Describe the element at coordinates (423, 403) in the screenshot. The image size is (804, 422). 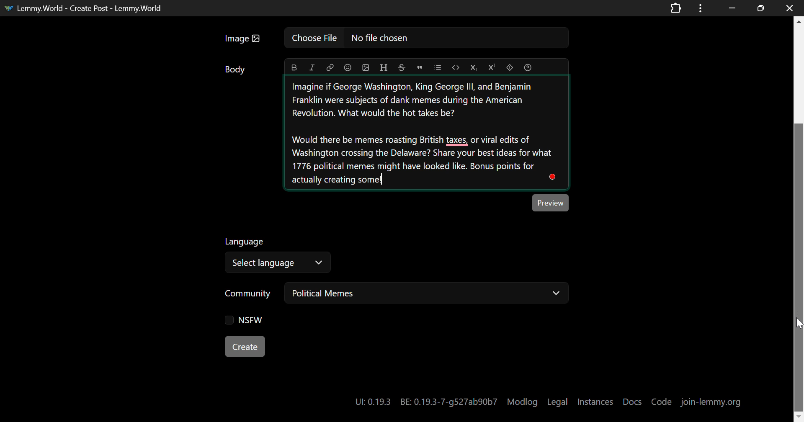
I see `UI:: 0.19.3 BE: 0.19.3-7-g527ab90b7` at that location.